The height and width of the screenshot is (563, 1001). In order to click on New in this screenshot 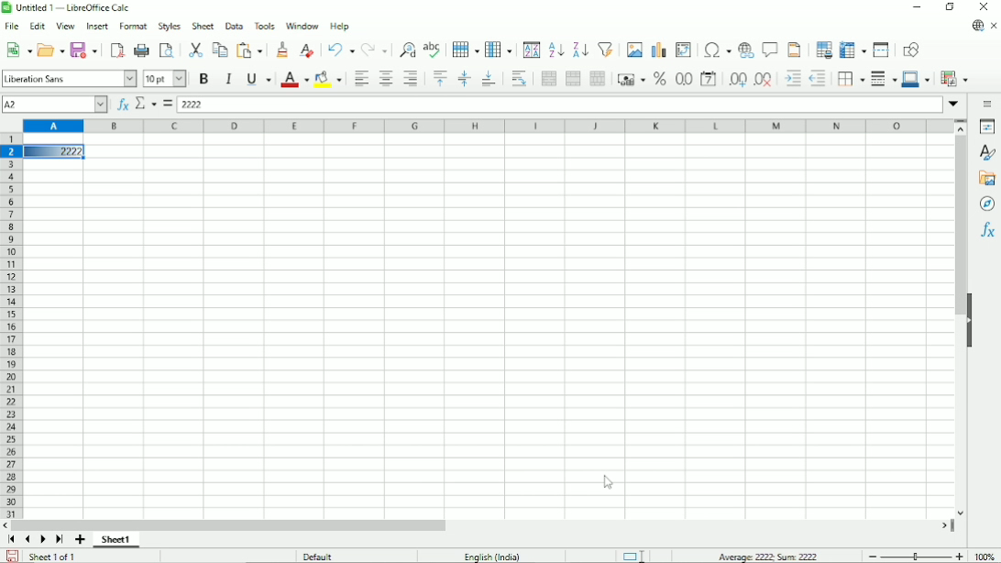, I will do `click(17, 50)`.